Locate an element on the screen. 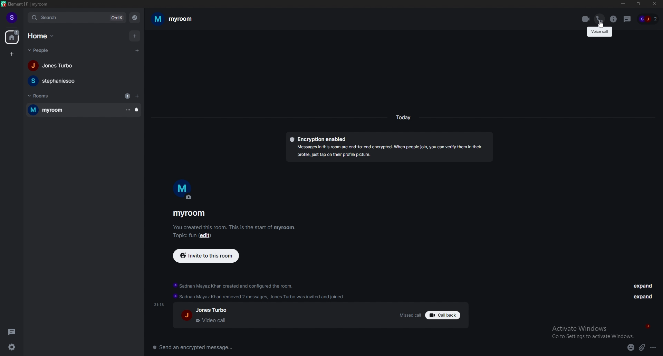 The width and height of the screenshot is (663, 356). notification options is located at coordinates (138, 111).